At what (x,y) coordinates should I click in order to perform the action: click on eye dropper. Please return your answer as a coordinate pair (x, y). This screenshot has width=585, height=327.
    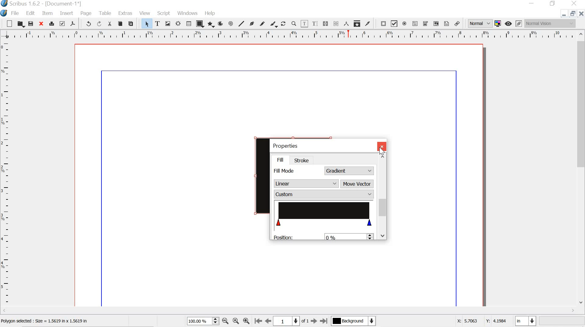
    Looking at the image, I should click on (369, 23).